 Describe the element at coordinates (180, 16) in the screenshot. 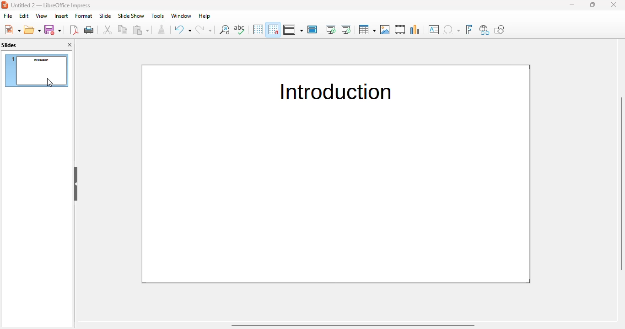

I see `window` at that location.